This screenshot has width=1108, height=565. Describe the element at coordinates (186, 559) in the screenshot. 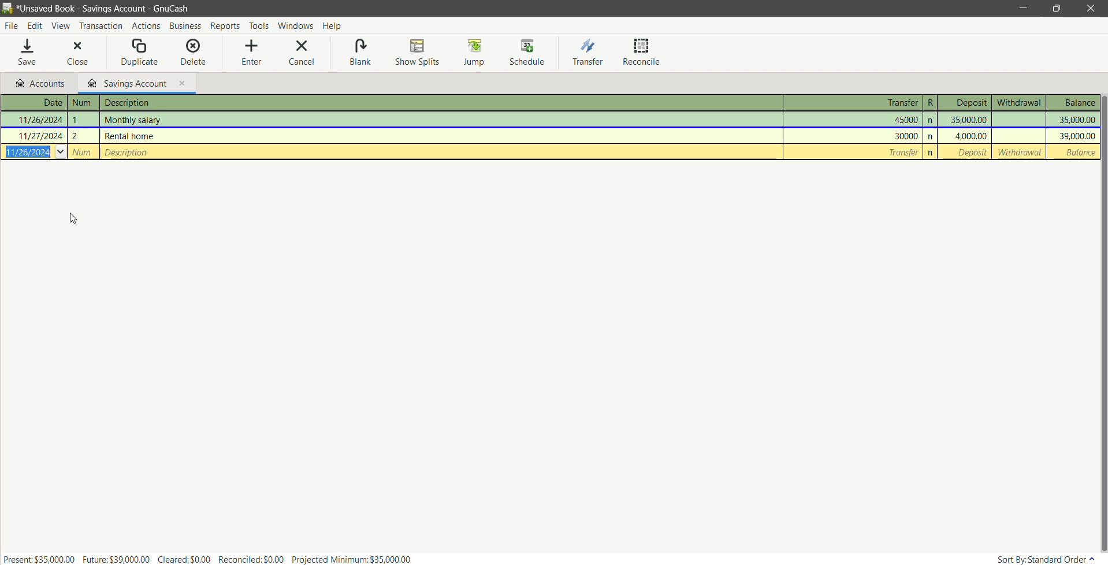

I see `Cleared` at that location.